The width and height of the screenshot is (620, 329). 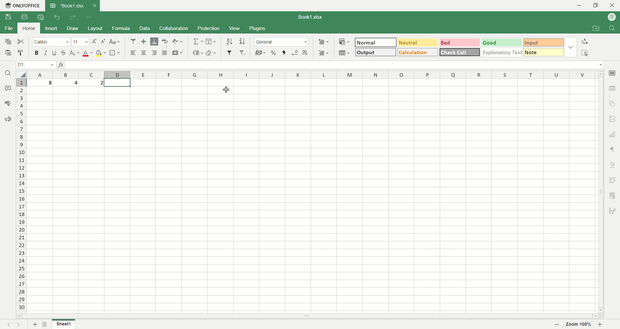 What do you see at coordinates (243, 52) in the screenshot?
I see `remove filter` at bounding box center [243, 52].